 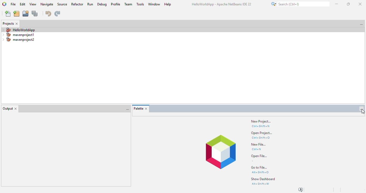 What do you see at coordinates (360, 4) in the screenshot?
I see `close` at bounding box center [360, 4].